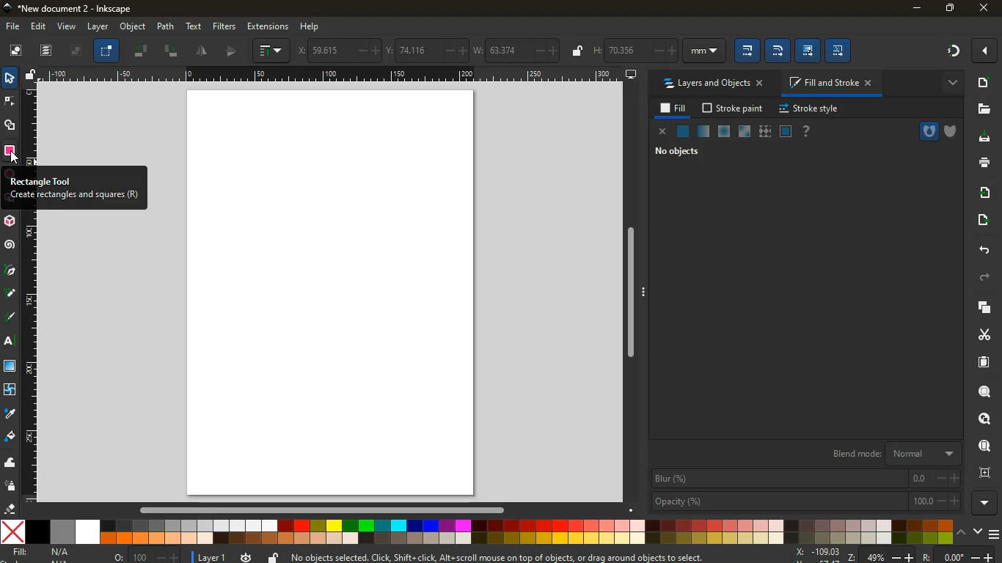 This screenshot has height=563, width=1002. Describe the element at coordinates (748, 51) in the screenshot. I see `edit` at that location.